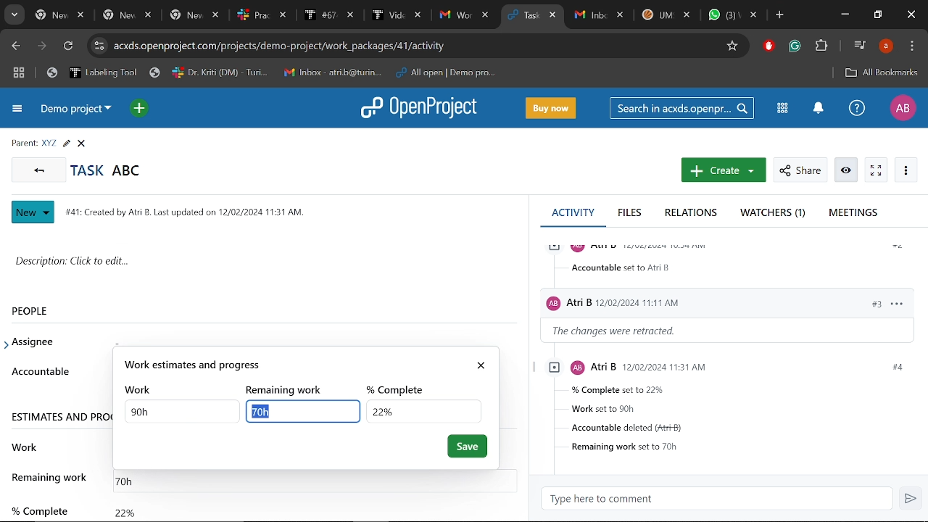  I want to click on Space for writting description, so click(265, 264).